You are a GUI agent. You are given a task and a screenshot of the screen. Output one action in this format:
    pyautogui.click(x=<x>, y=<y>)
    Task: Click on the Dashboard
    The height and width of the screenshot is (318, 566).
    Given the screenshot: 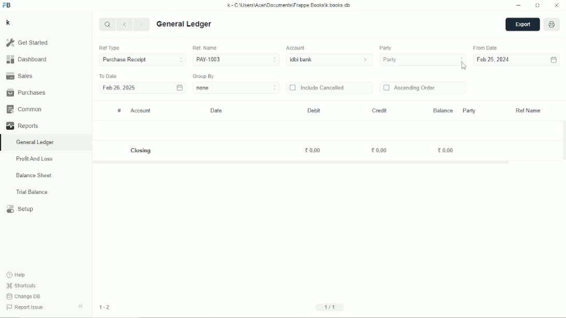 What is the action you would take?
    pyautogui.click(x=26, y=59)
    